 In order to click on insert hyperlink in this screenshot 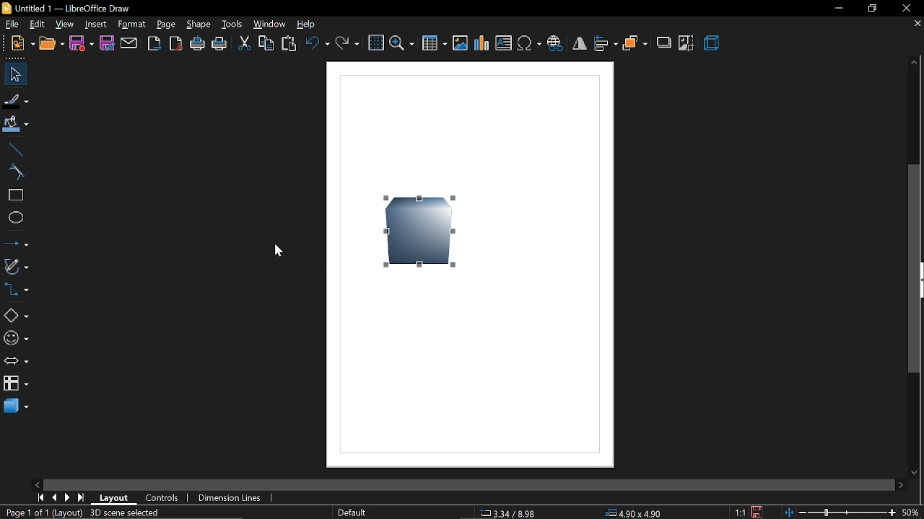, I will do `click(555, 45)`.